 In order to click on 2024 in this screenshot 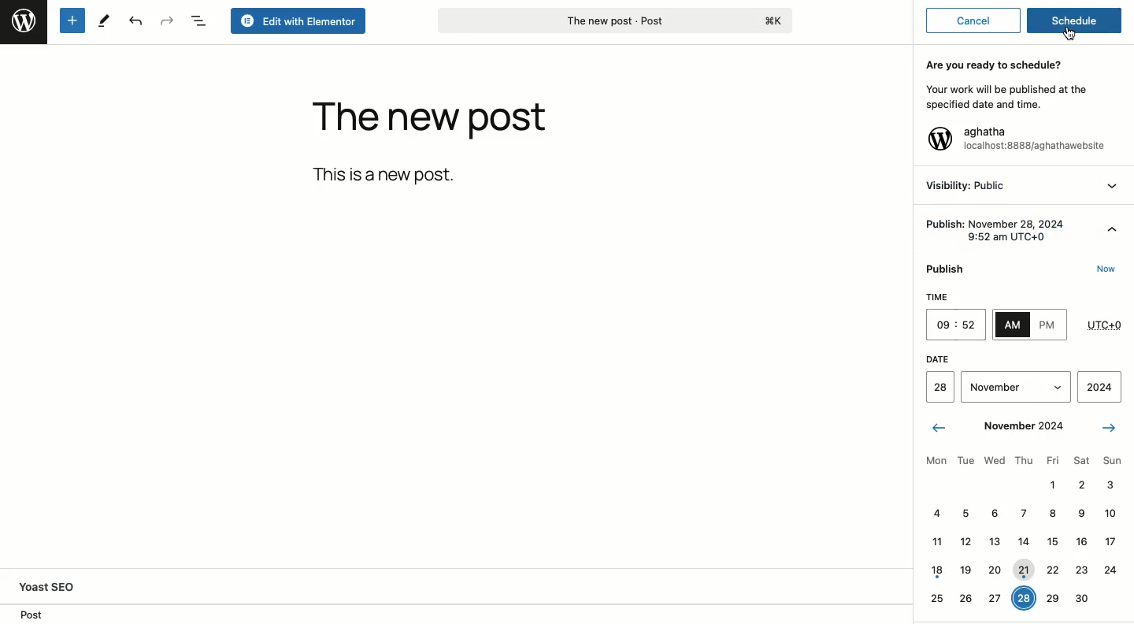, I will do `click(1100, 385)`.